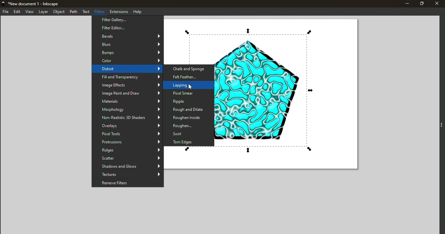 Image resolution: width=445 pixels, height=234 pixels. I want to click on Shadows and Glows, so click(127, 166).